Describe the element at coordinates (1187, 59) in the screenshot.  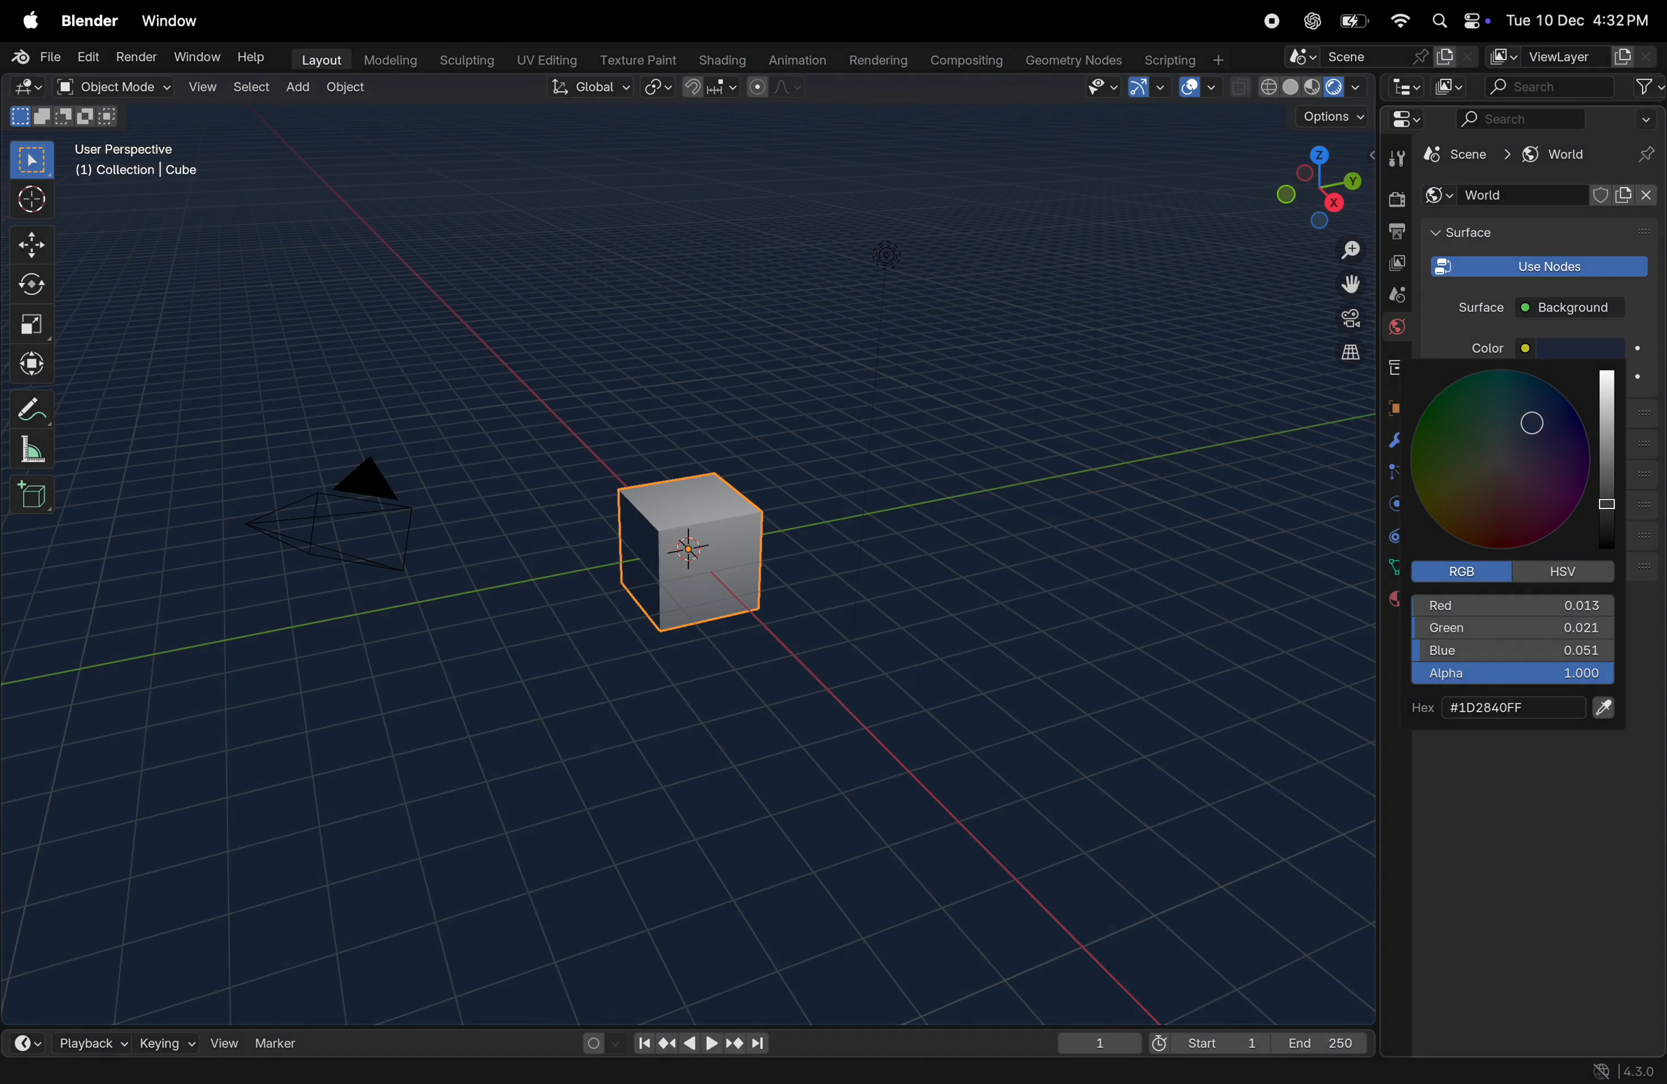
I see `scripting` at that location.